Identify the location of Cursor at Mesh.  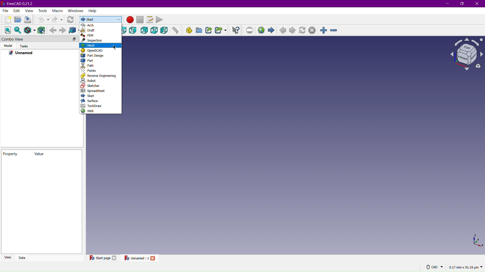
(115, 47).